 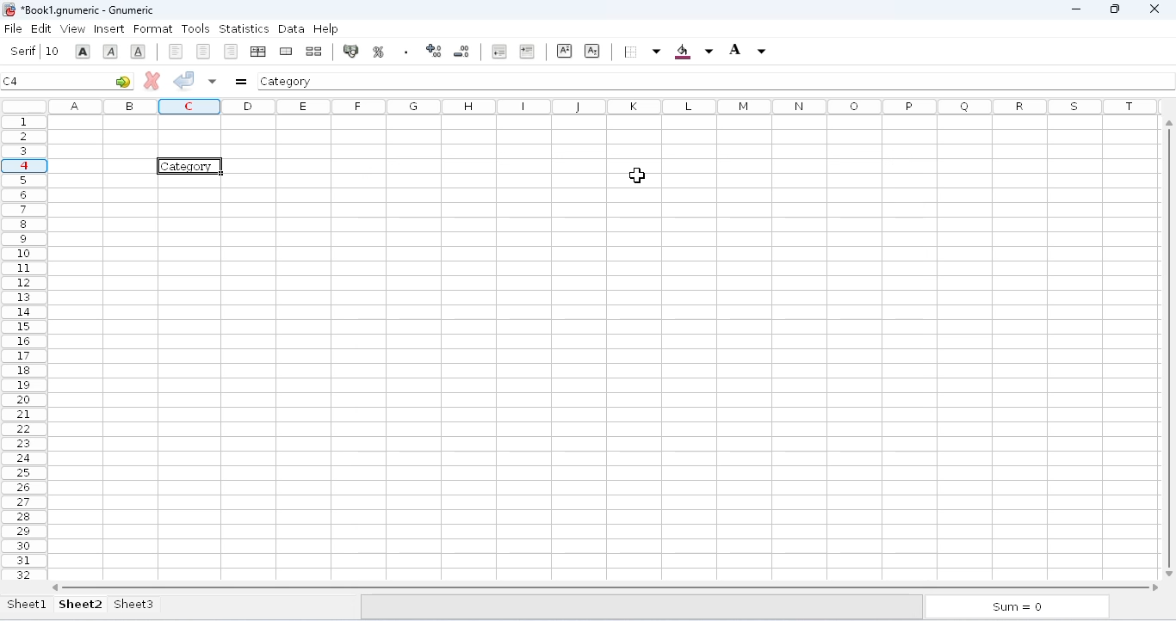 I want to click on center horizontally across the selection, so click(x=286, y=52).